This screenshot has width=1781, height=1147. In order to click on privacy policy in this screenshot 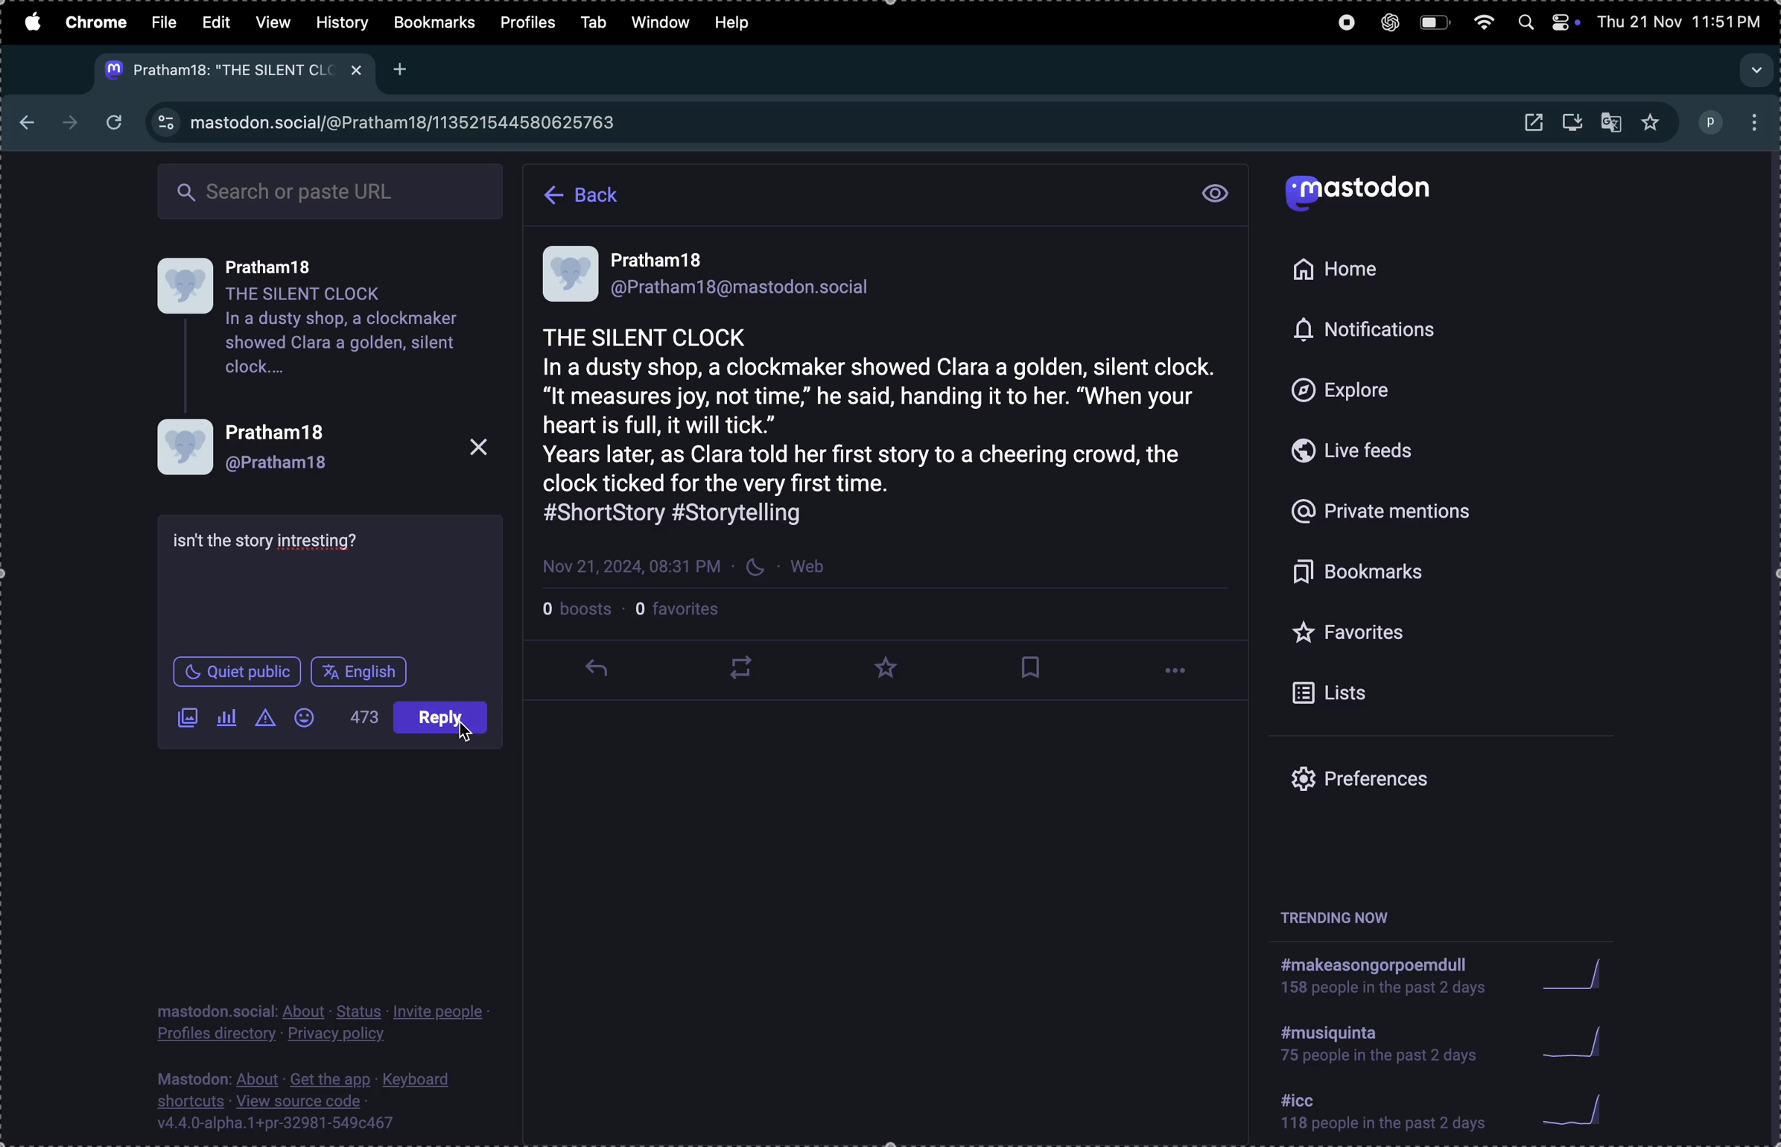, I will do `click(330, 1021)`.